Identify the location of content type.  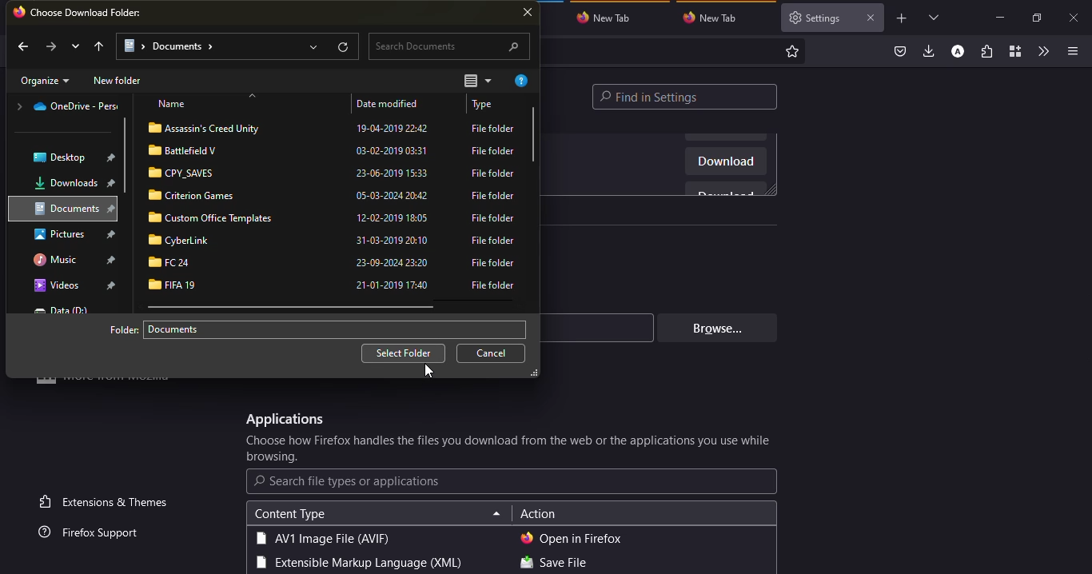
(289, 514).